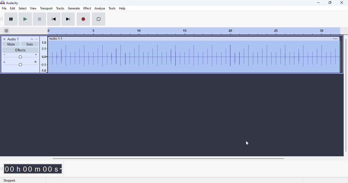 The image size is (348, 183). I want to click on transport, so click(46, 8).